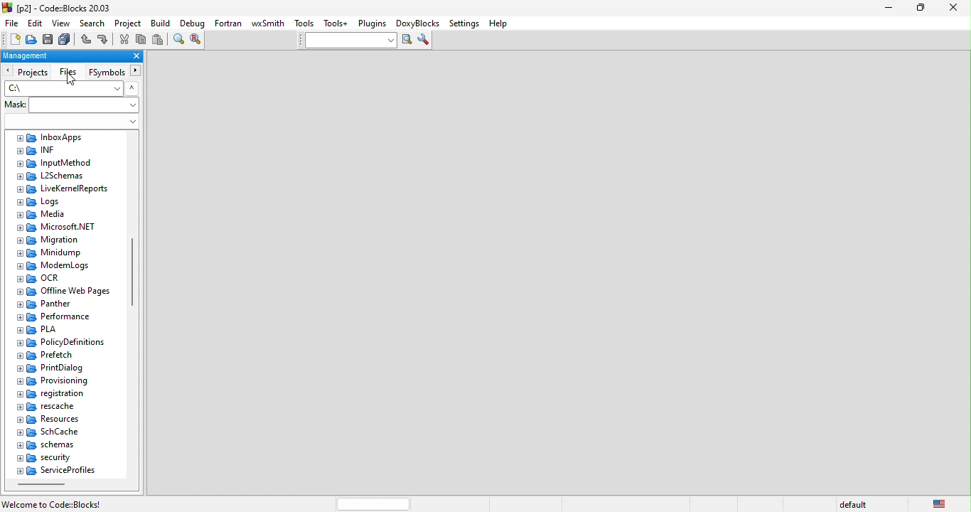  I want to click on redo, so click(104, 39).